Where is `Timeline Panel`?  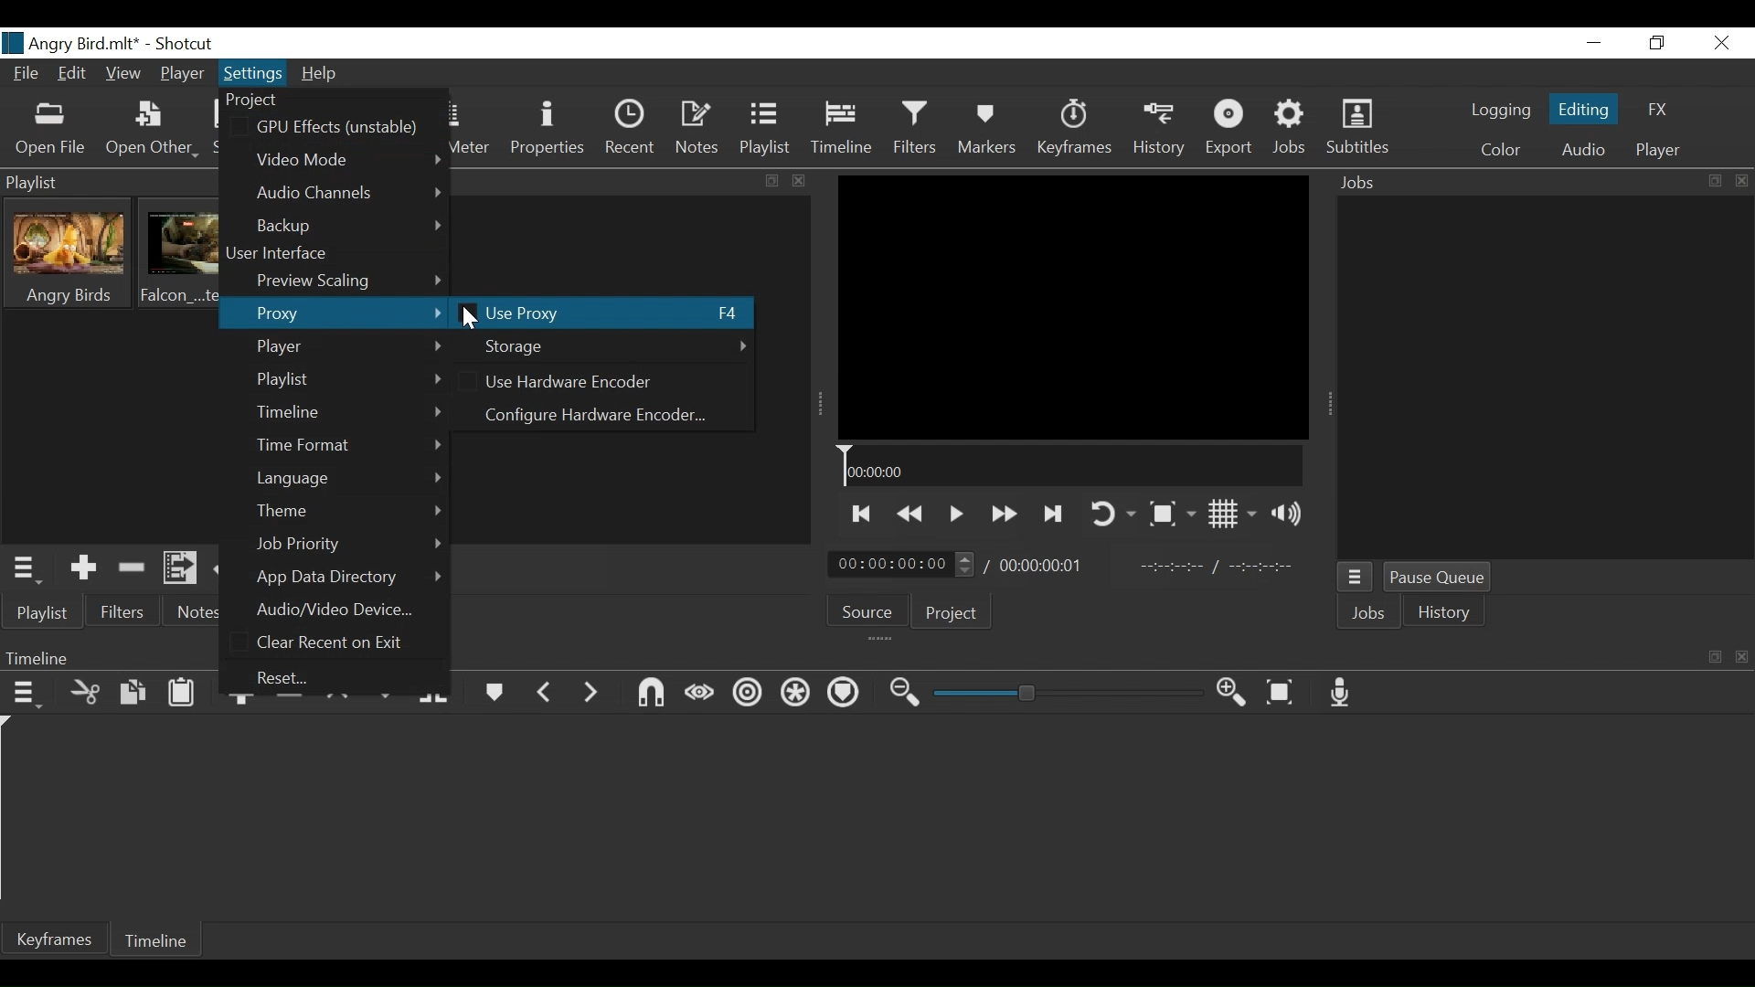
Timeline Panel is located at coordinates (38, 656).